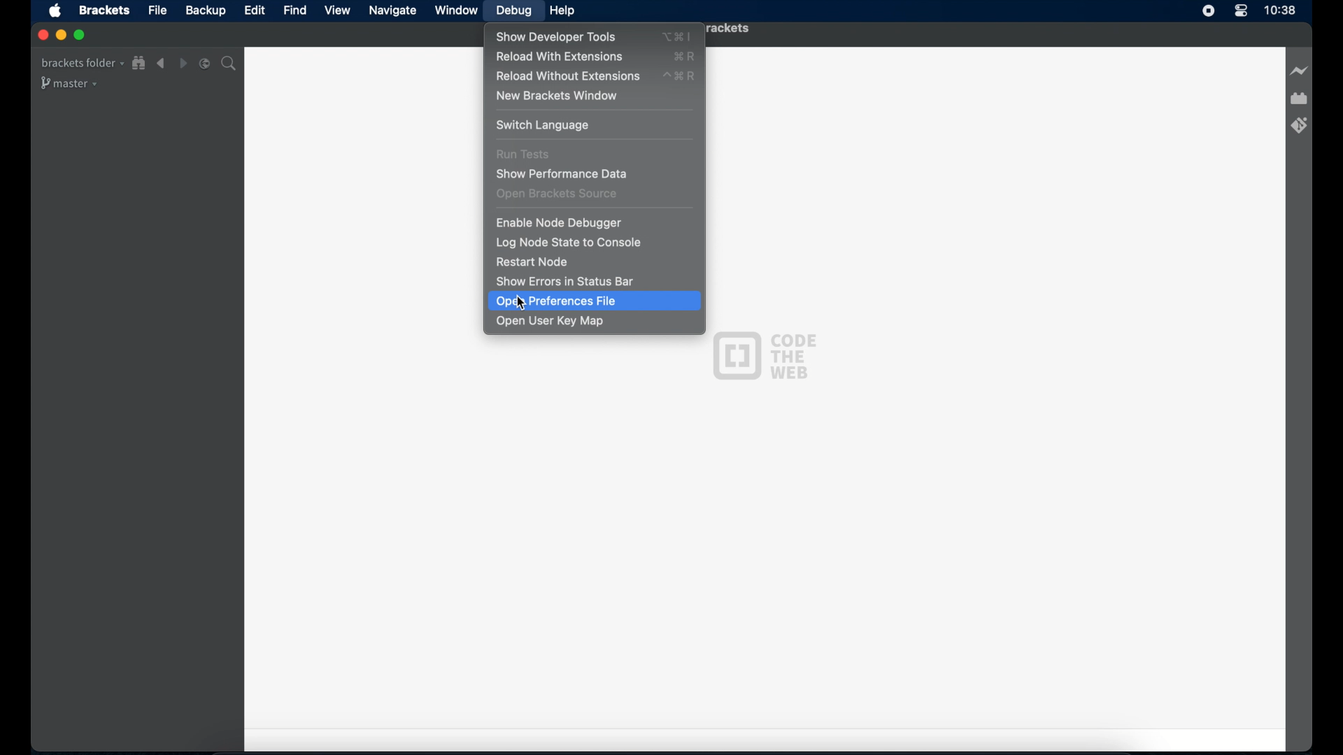 The image size is (1343, 755). Describe the element at coordinates (732, 28) in the screenshot. I see `brackets folder - brackets` at that location.